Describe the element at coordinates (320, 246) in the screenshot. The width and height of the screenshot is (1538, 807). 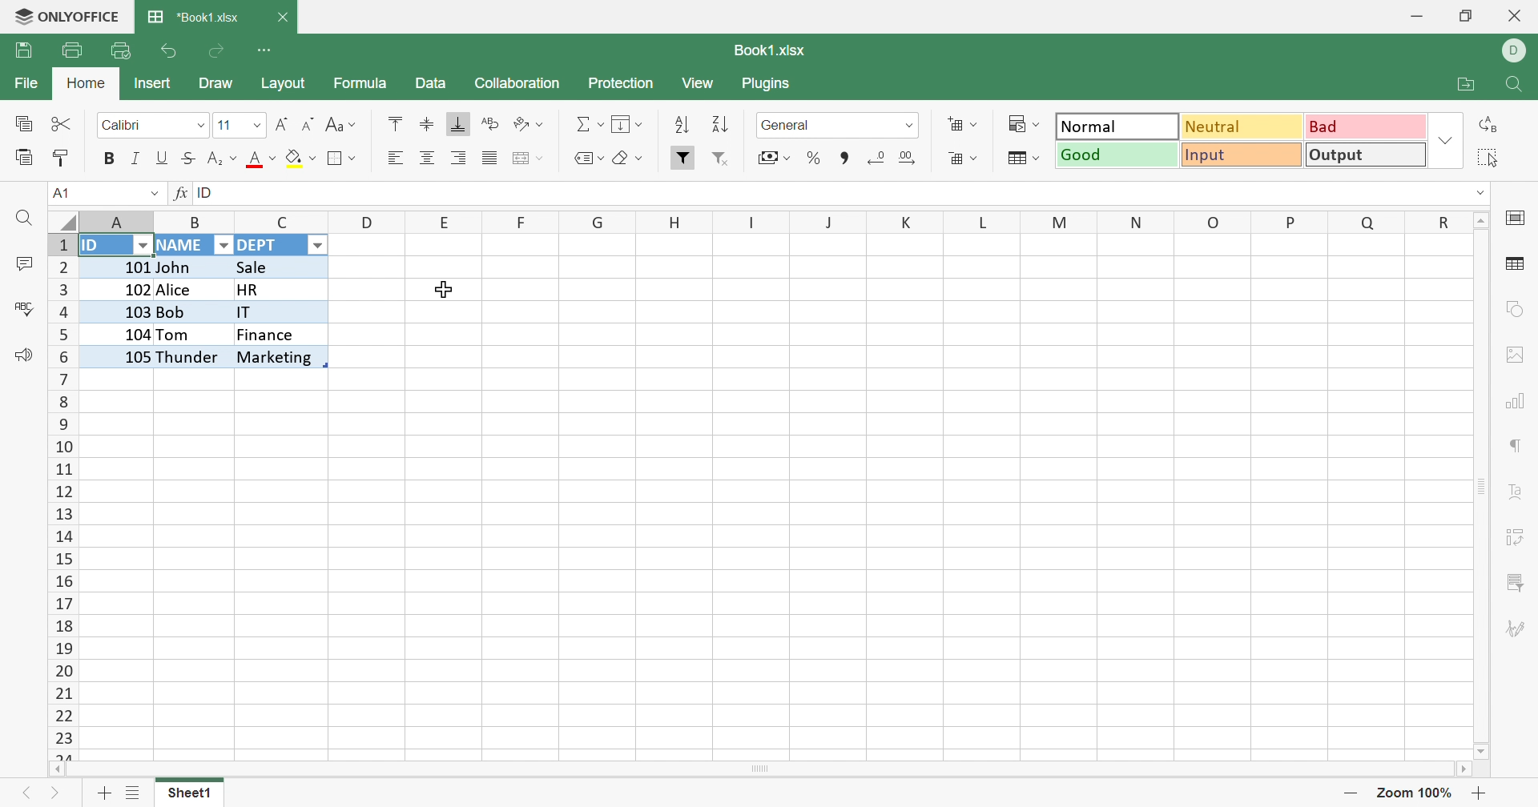
I see `Drop Down` at that location.